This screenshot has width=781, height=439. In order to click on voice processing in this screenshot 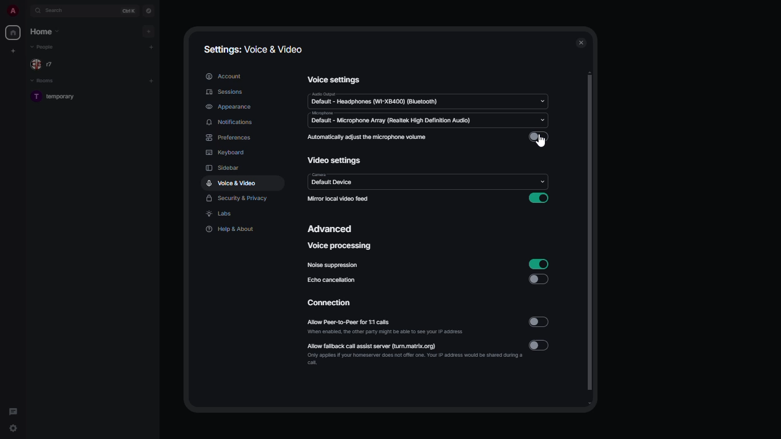, I will do `click(340, 246)`.